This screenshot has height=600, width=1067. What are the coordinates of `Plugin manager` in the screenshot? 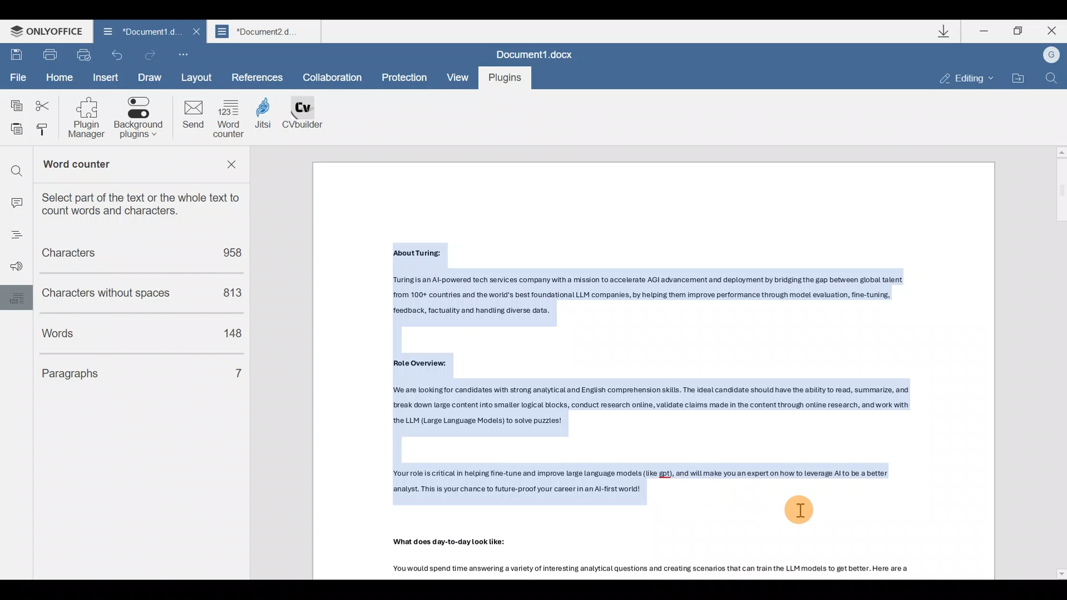 It's located at (91, 118).